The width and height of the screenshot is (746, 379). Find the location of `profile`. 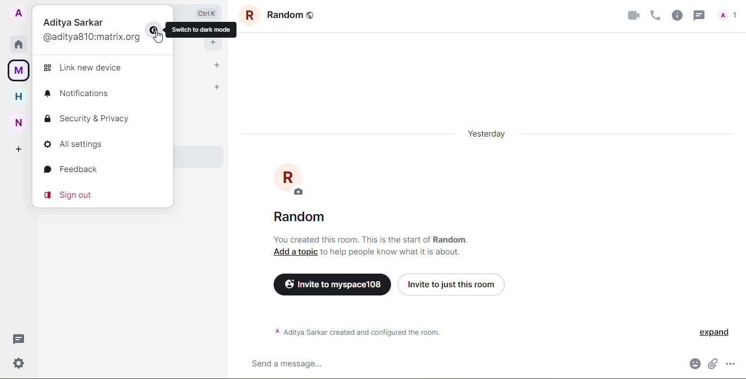

profile is located at coordinates (291, 179).